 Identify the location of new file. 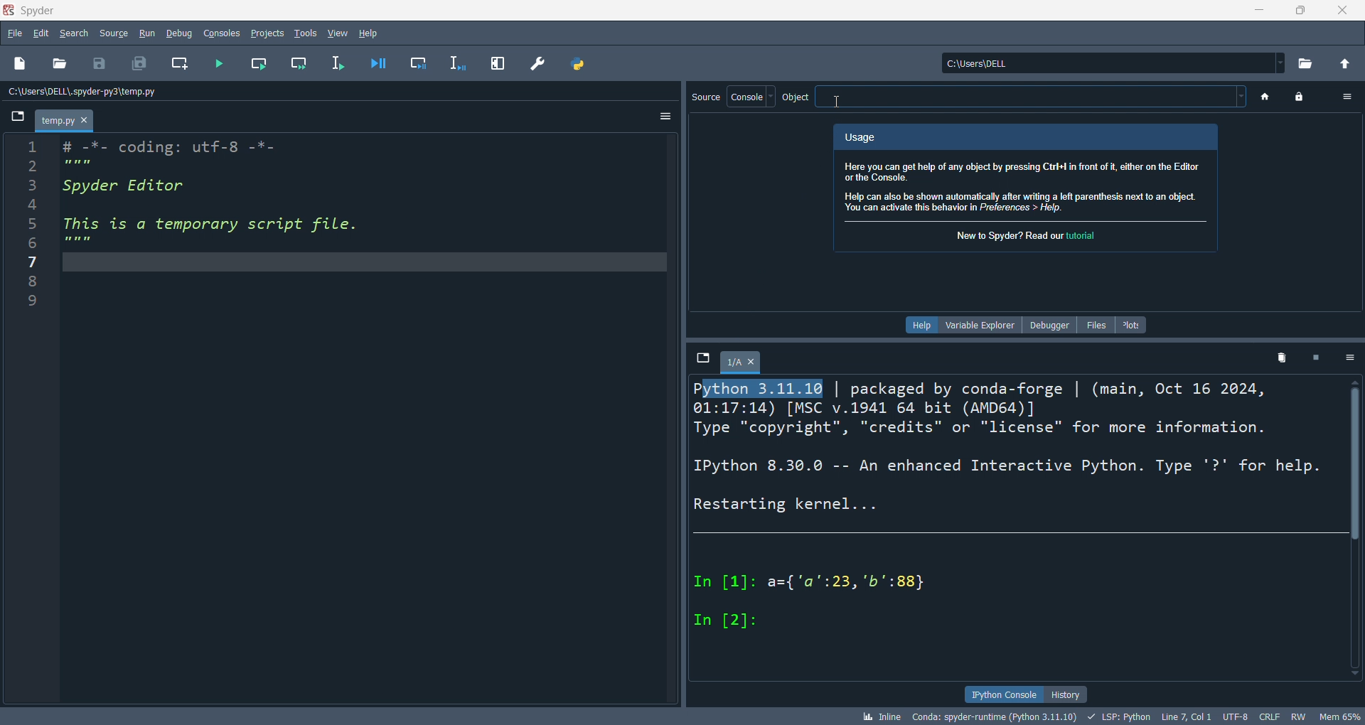
(23, 64).